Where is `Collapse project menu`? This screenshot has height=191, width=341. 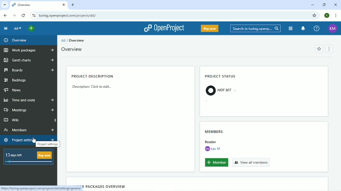
Collapse project menu is located at coordinates (6, 29).